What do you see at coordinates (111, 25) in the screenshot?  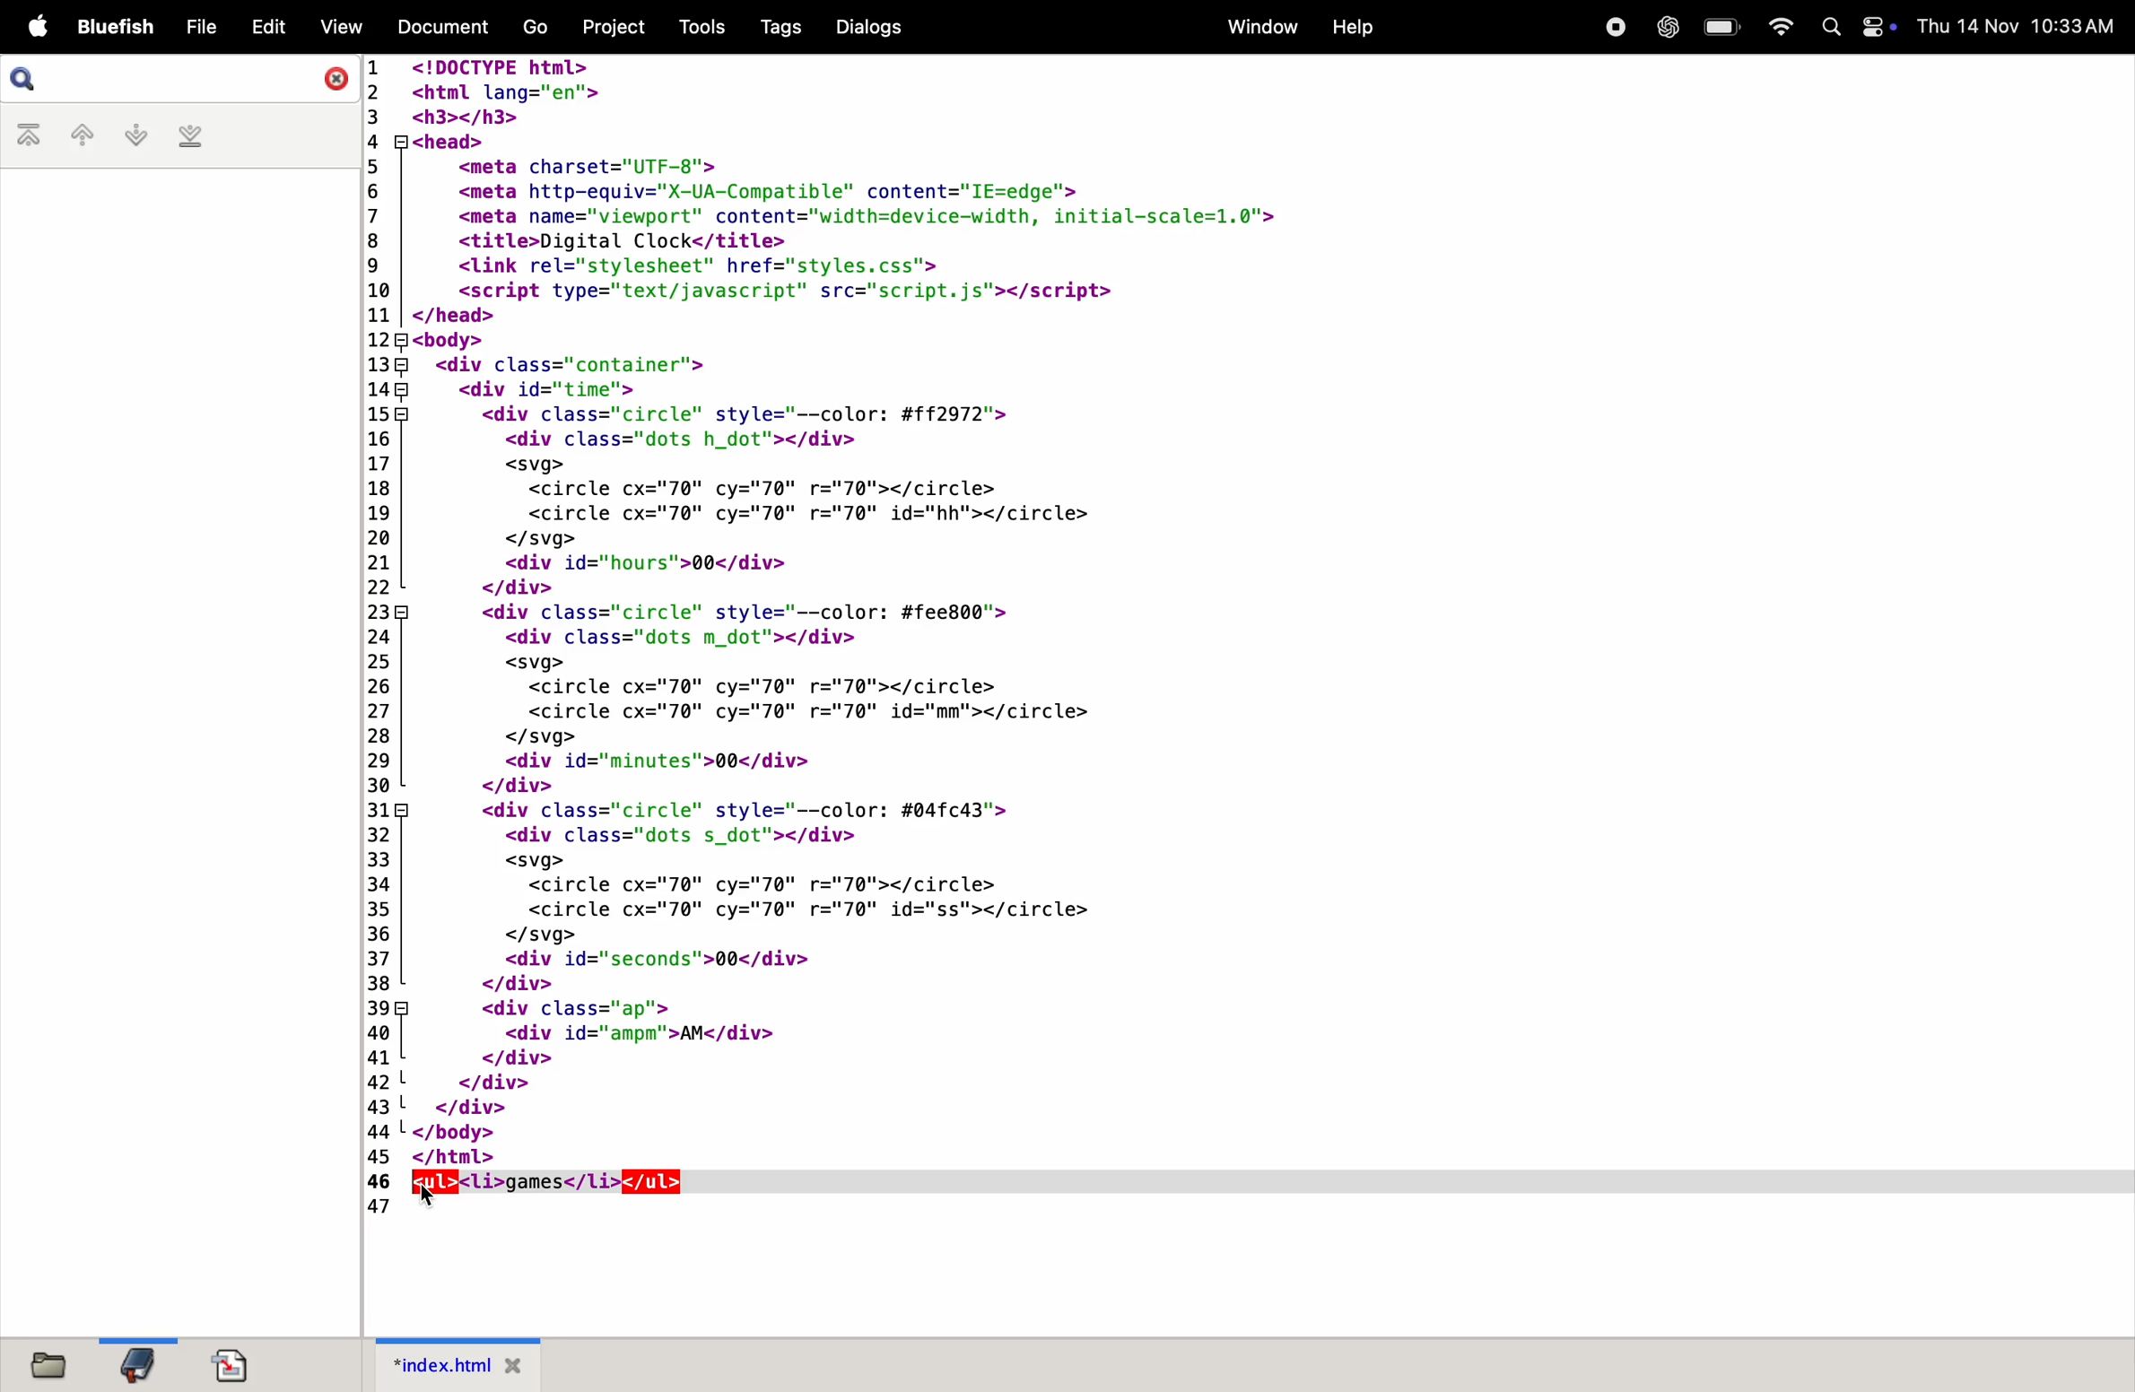 I see `bluefish` at bounding box center [111, 25].